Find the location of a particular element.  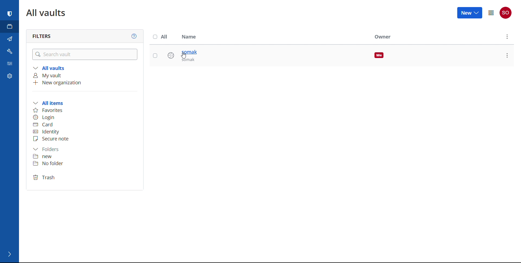

account is located at coordinates (506, 13).